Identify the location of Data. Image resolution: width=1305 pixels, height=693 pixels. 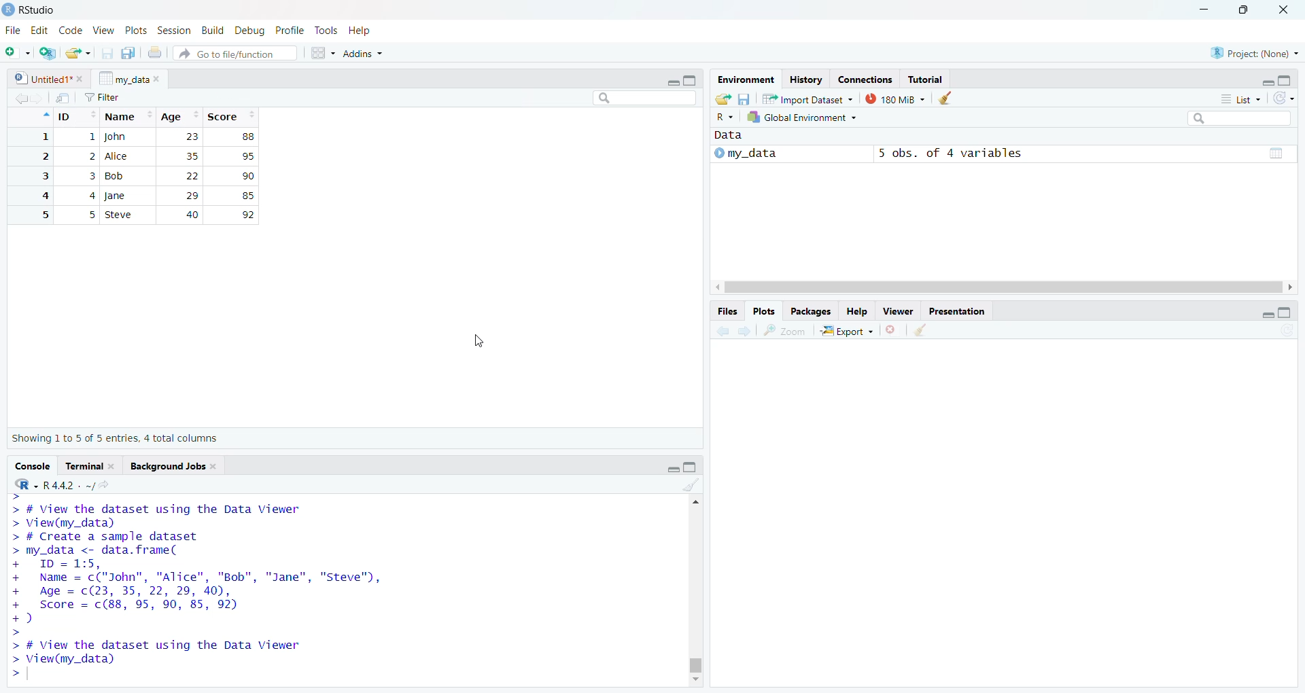
(727, 136).